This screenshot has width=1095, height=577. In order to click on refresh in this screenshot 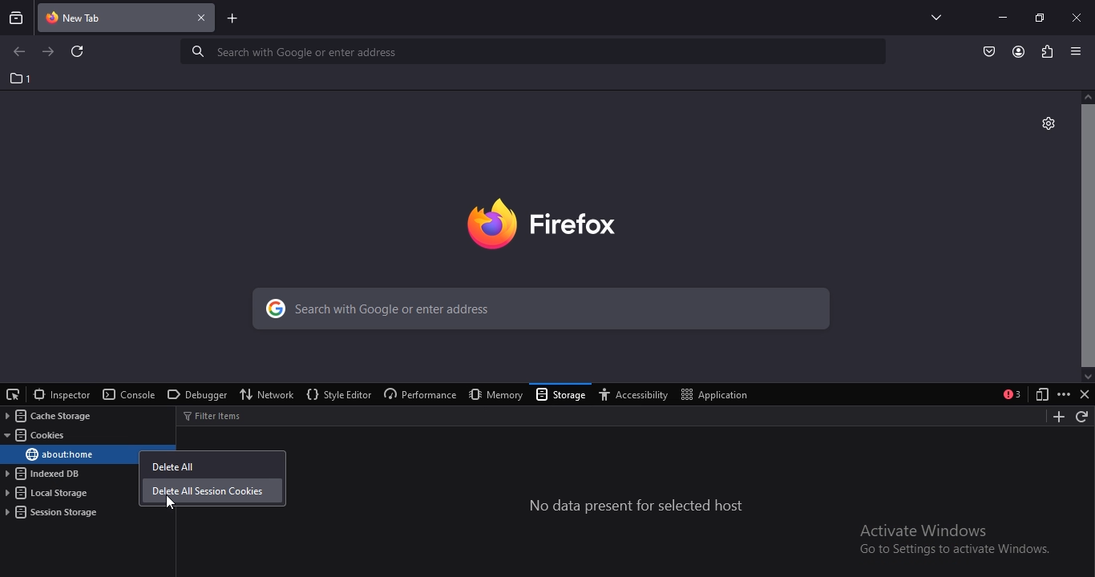, I will do `click(79, 53)`.